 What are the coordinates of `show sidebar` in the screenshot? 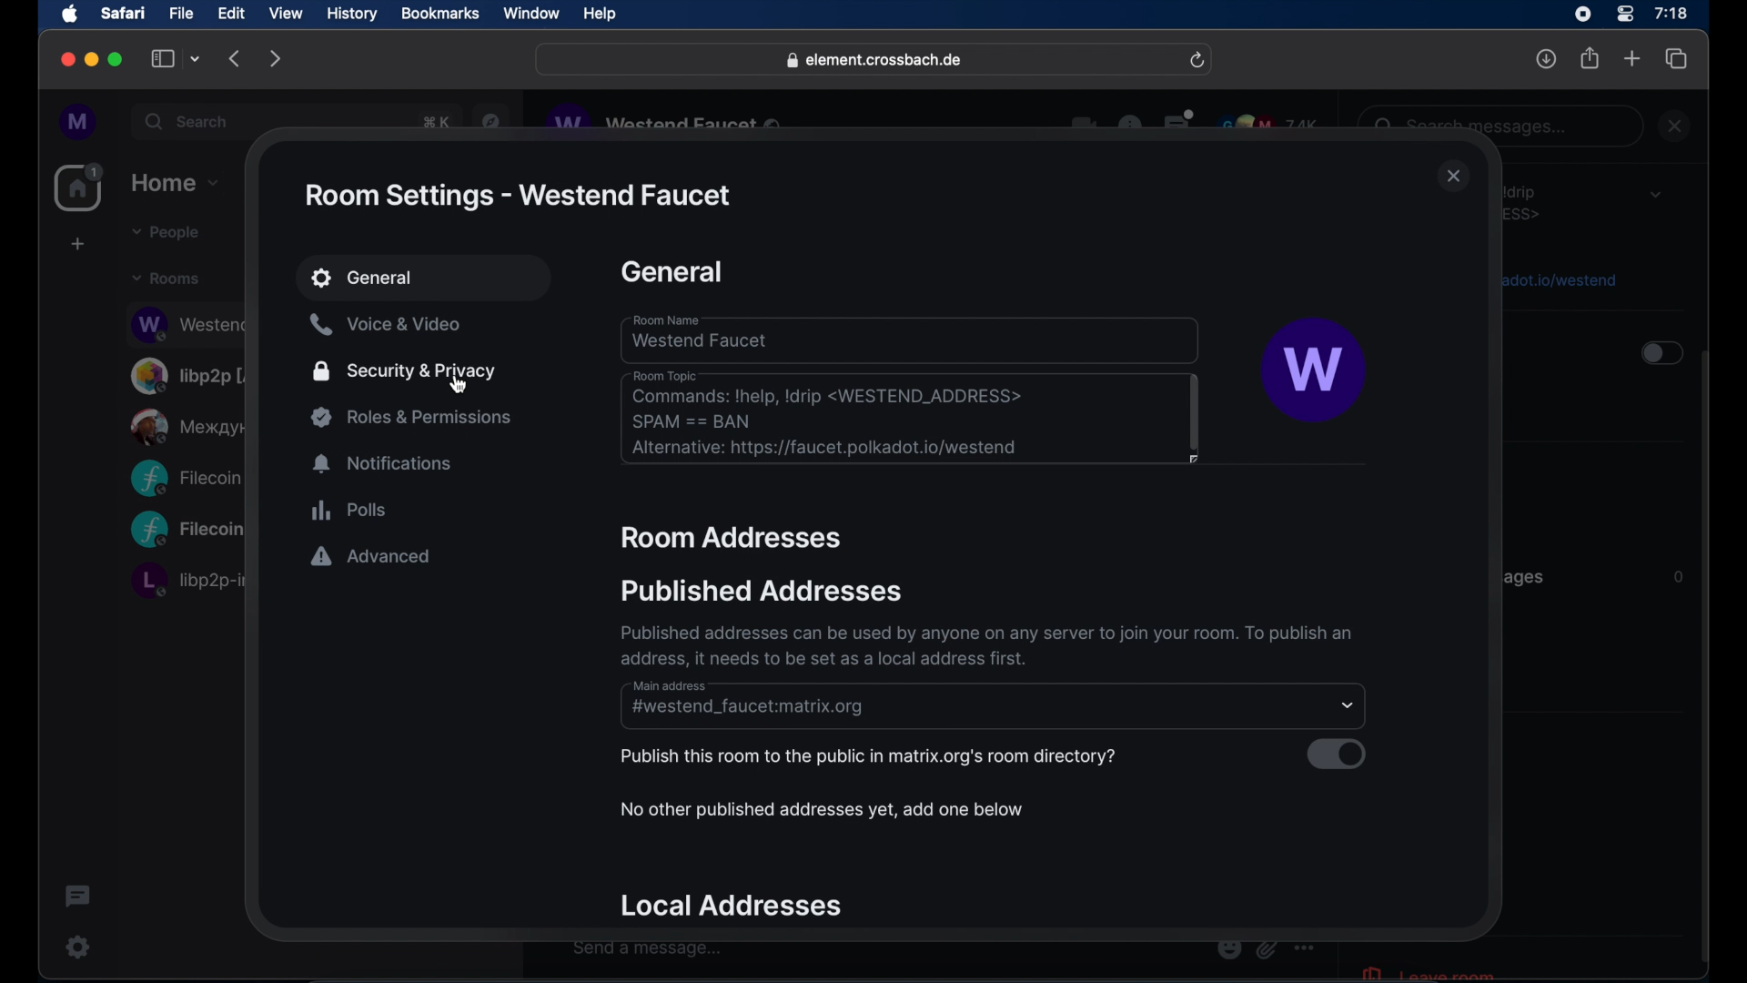 It's located at (163, 58).